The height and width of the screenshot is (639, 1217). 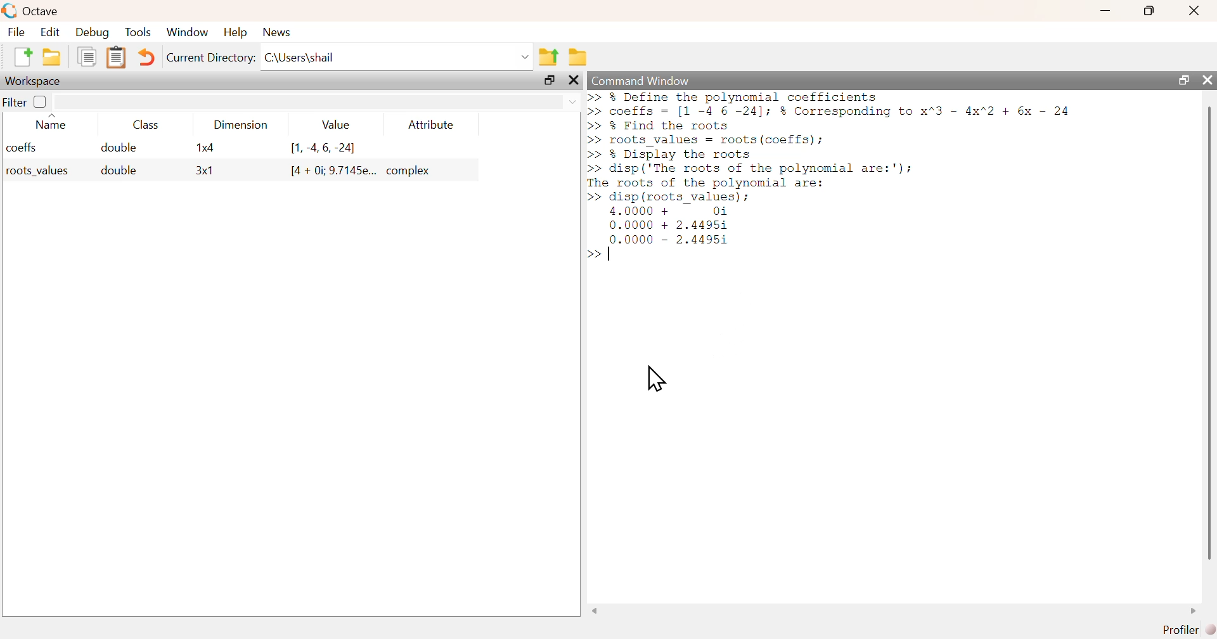 What do you see at coordinates (1150, 10) in the screenshot?
I see `maximize` at bounding box center [1150, 10].